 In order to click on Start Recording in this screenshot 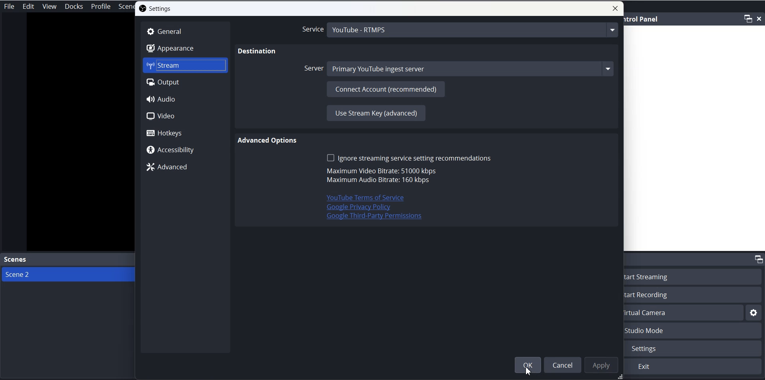, I will do `click(695, 294)`.